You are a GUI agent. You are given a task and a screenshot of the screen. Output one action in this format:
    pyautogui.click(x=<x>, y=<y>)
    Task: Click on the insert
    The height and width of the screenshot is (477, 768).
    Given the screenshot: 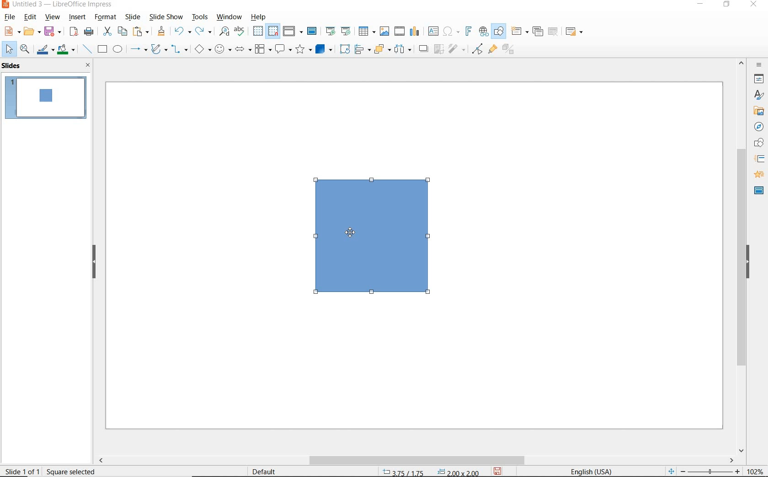 What is the action you would take?
    pyautogui.click(x=79, y=18)
    